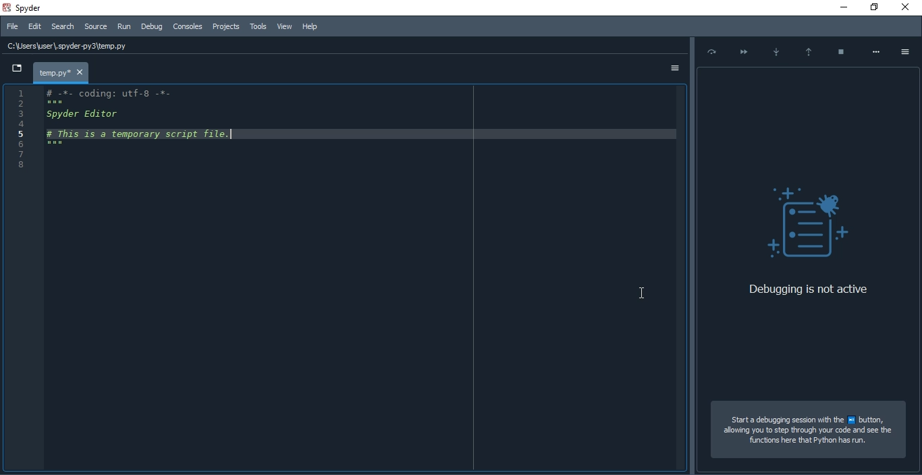 Image resolution: width=922 pixels, height=475 pixels. I want to click on close, so click(909, 7).